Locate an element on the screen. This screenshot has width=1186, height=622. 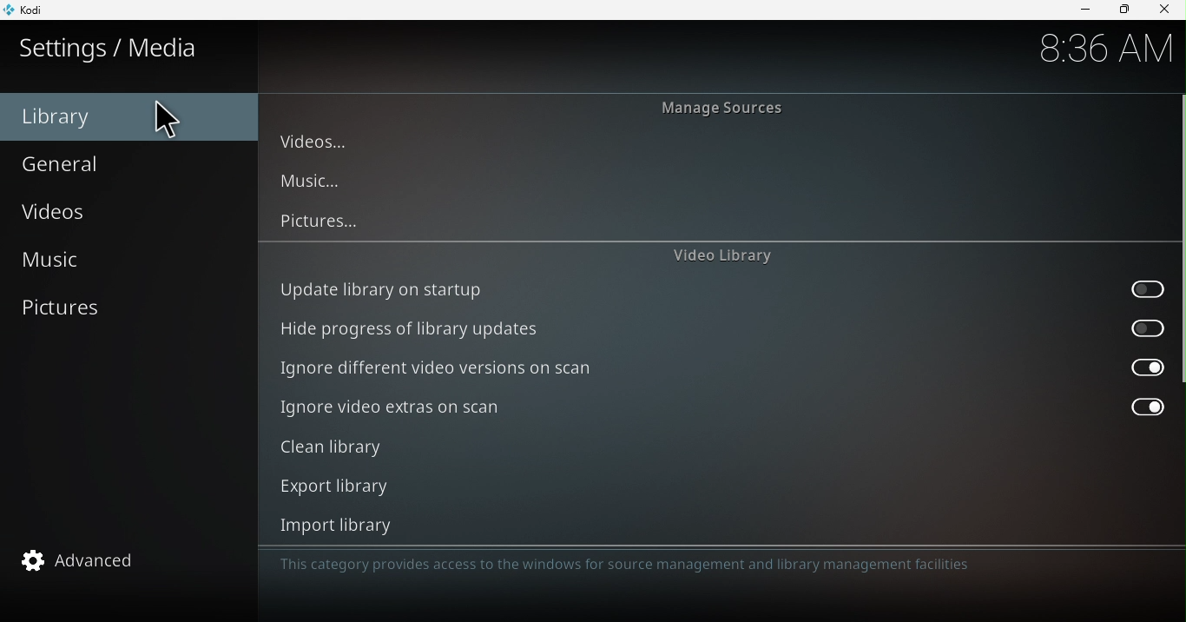
Import library is located at coordinates (712, 525).